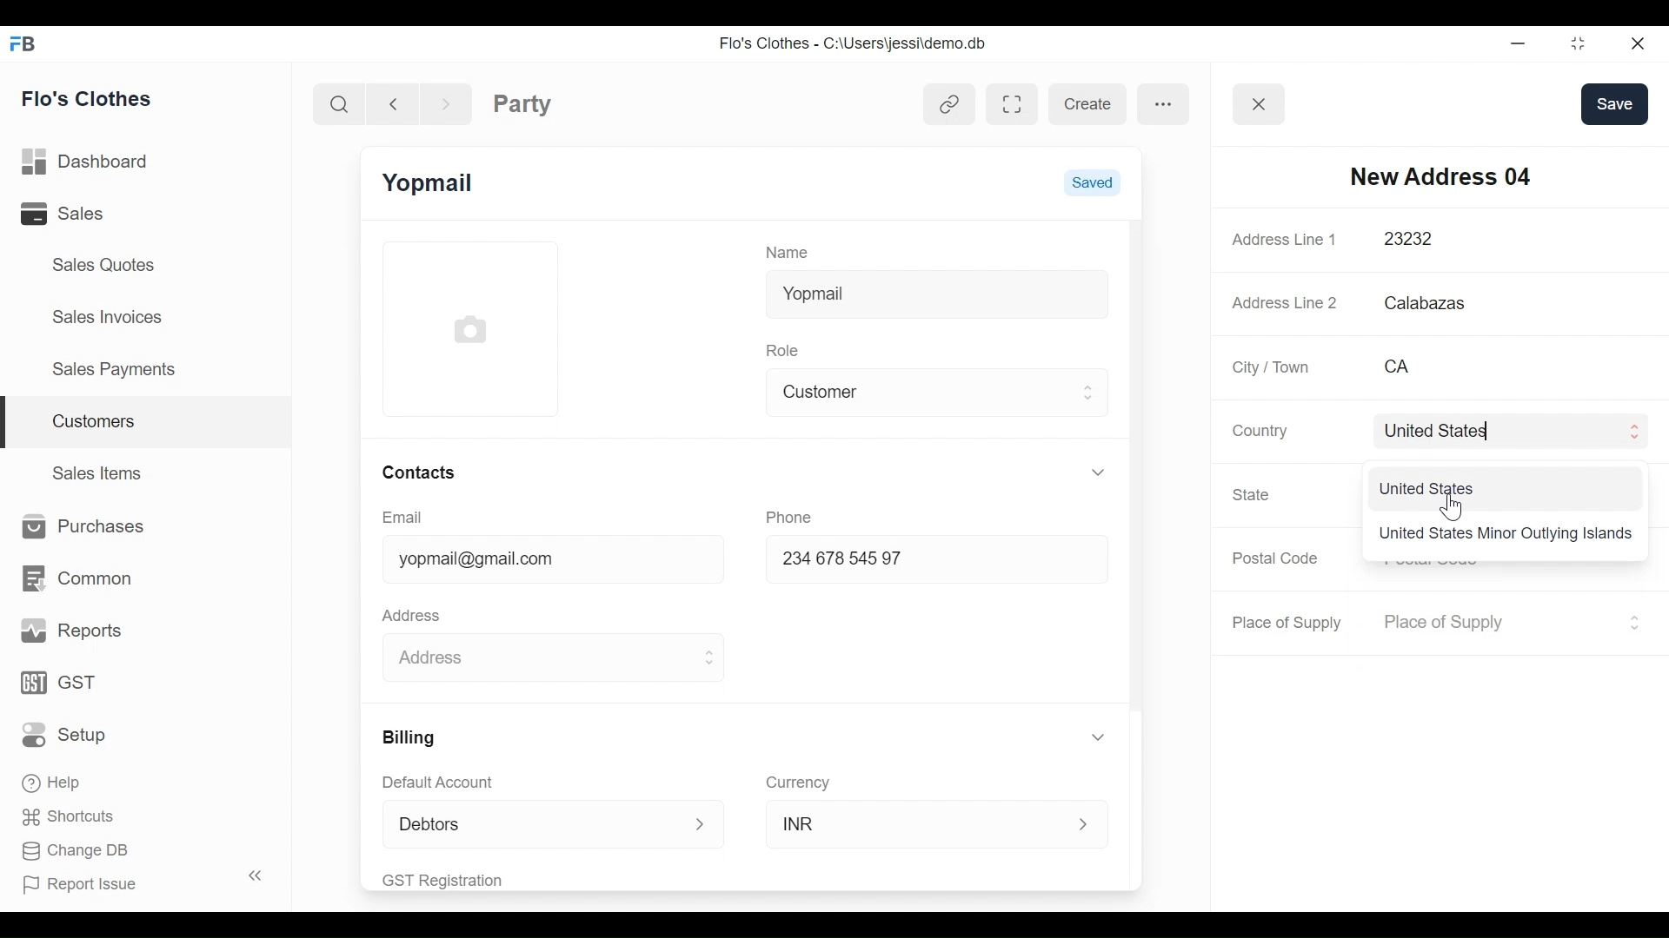 The image size is (1669, 938). Describe the element at coordinates (473, 327) in the screenshot. I see `Profile Picture` at that location.